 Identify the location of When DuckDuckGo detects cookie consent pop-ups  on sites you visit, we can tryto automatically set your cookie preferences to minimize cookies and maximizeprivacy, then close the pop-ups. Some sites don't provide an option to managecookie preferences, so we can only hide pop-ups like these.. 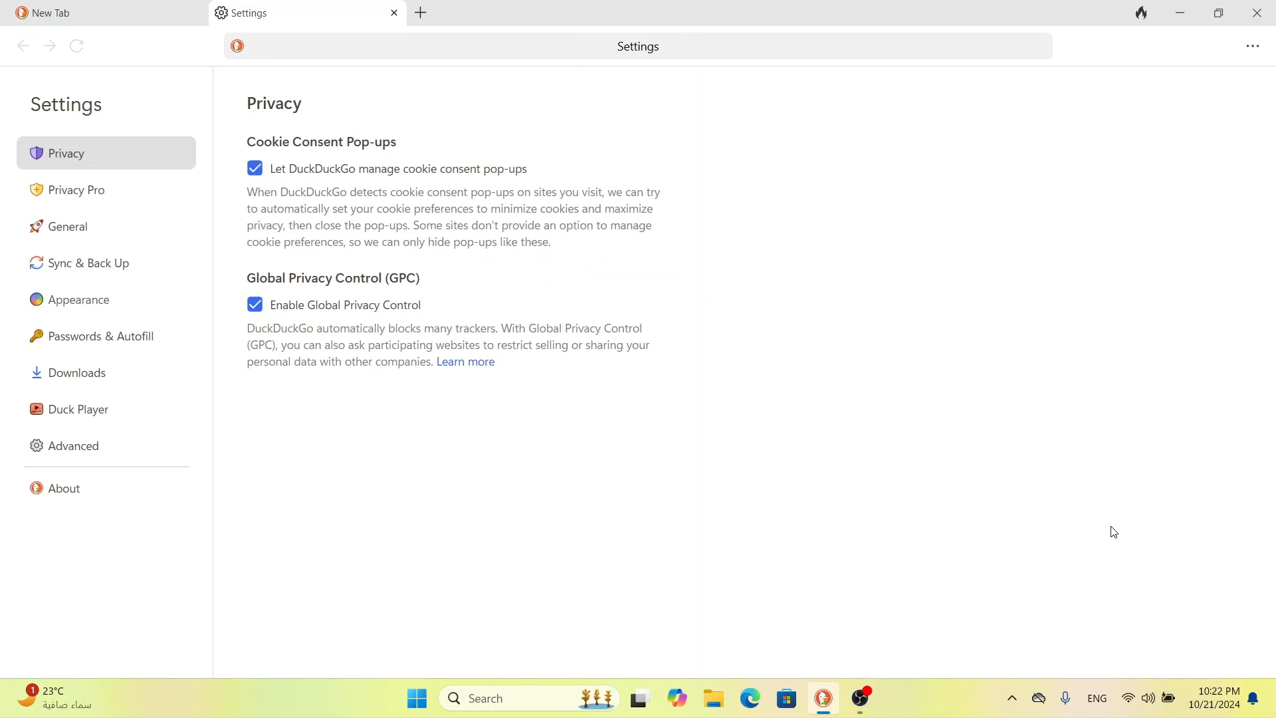
(453, 215).